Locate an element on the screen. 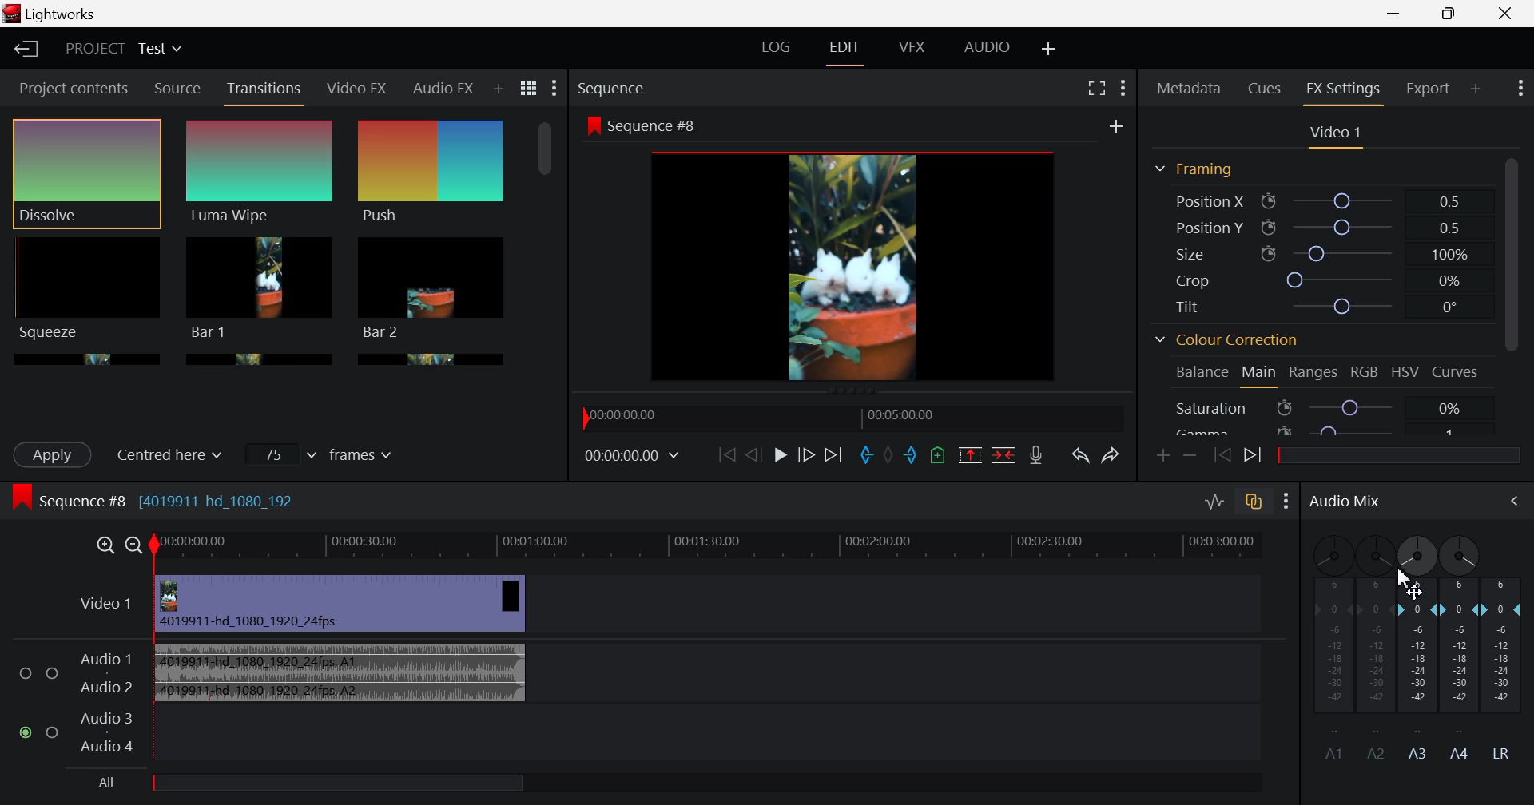 This screenshot has width=1534, height=805. Go Forward is located at coordinates (807, 454).